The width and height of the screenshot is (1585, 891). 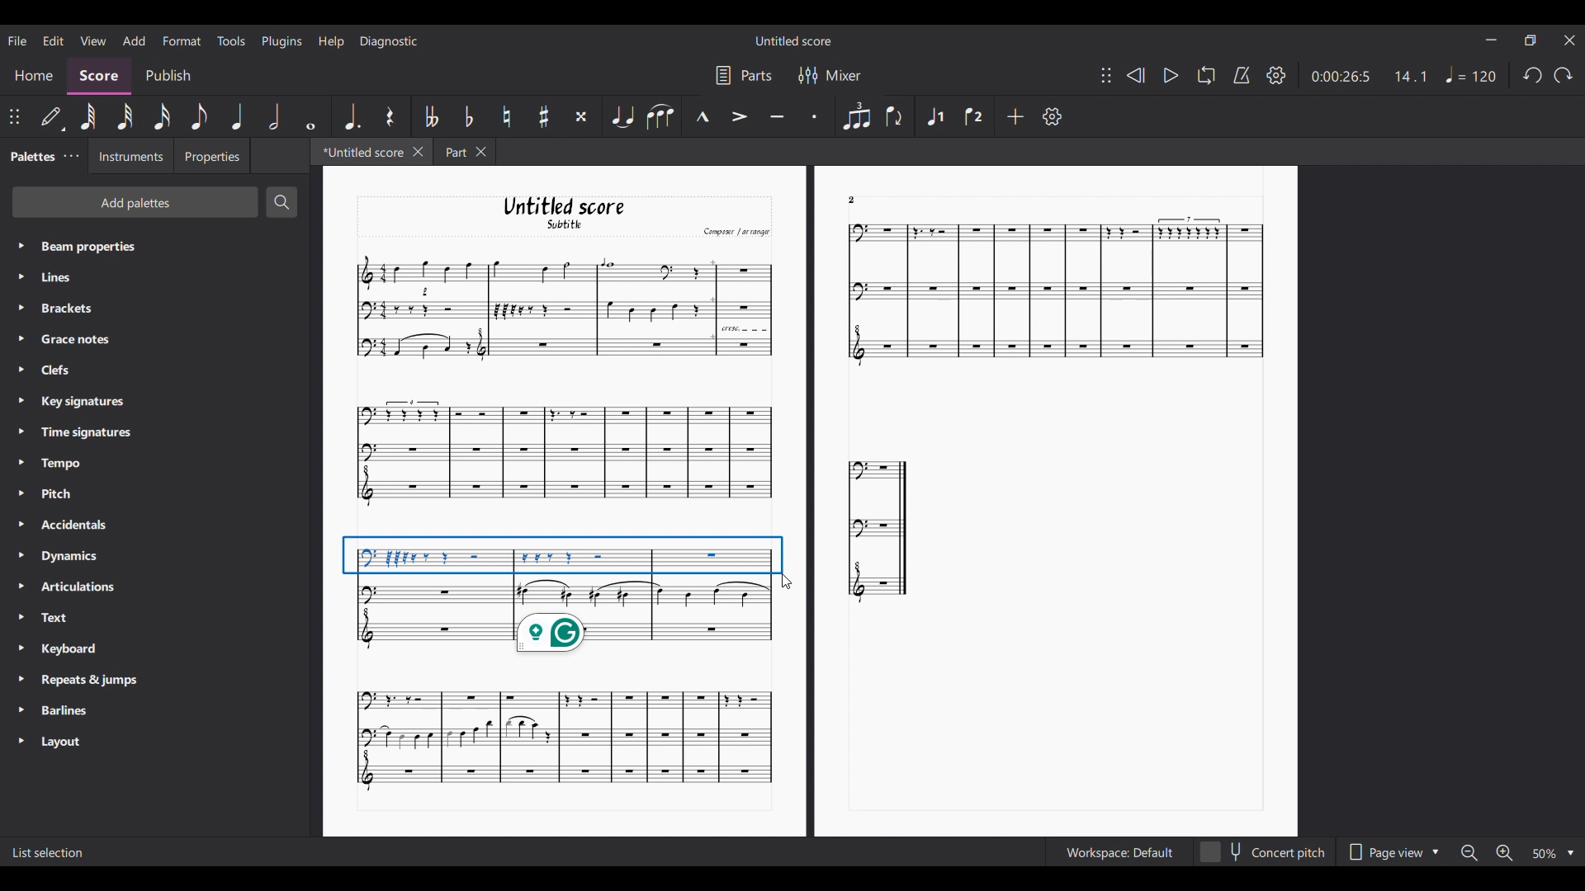 I want to click on Half note, so click(x=274, y=116).